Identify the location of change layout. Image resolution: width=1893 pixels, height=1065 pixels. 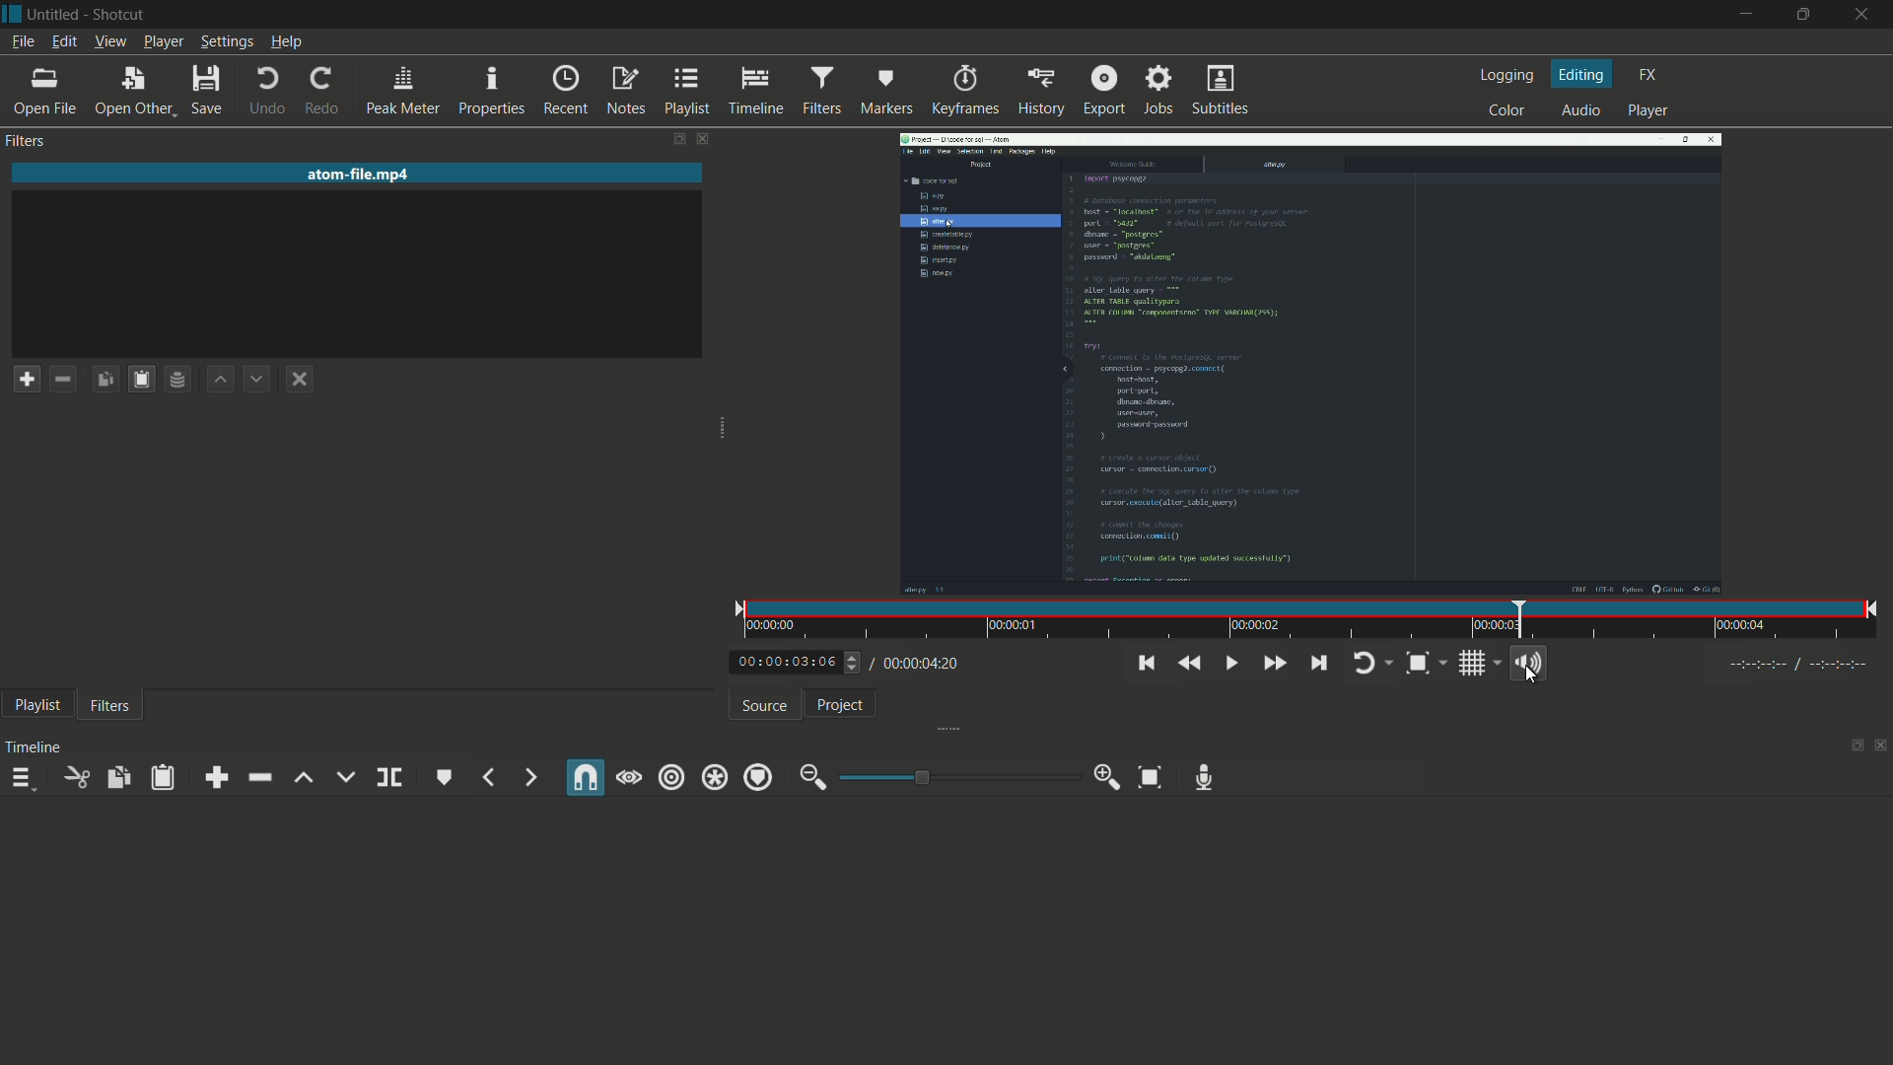
(671, 142).